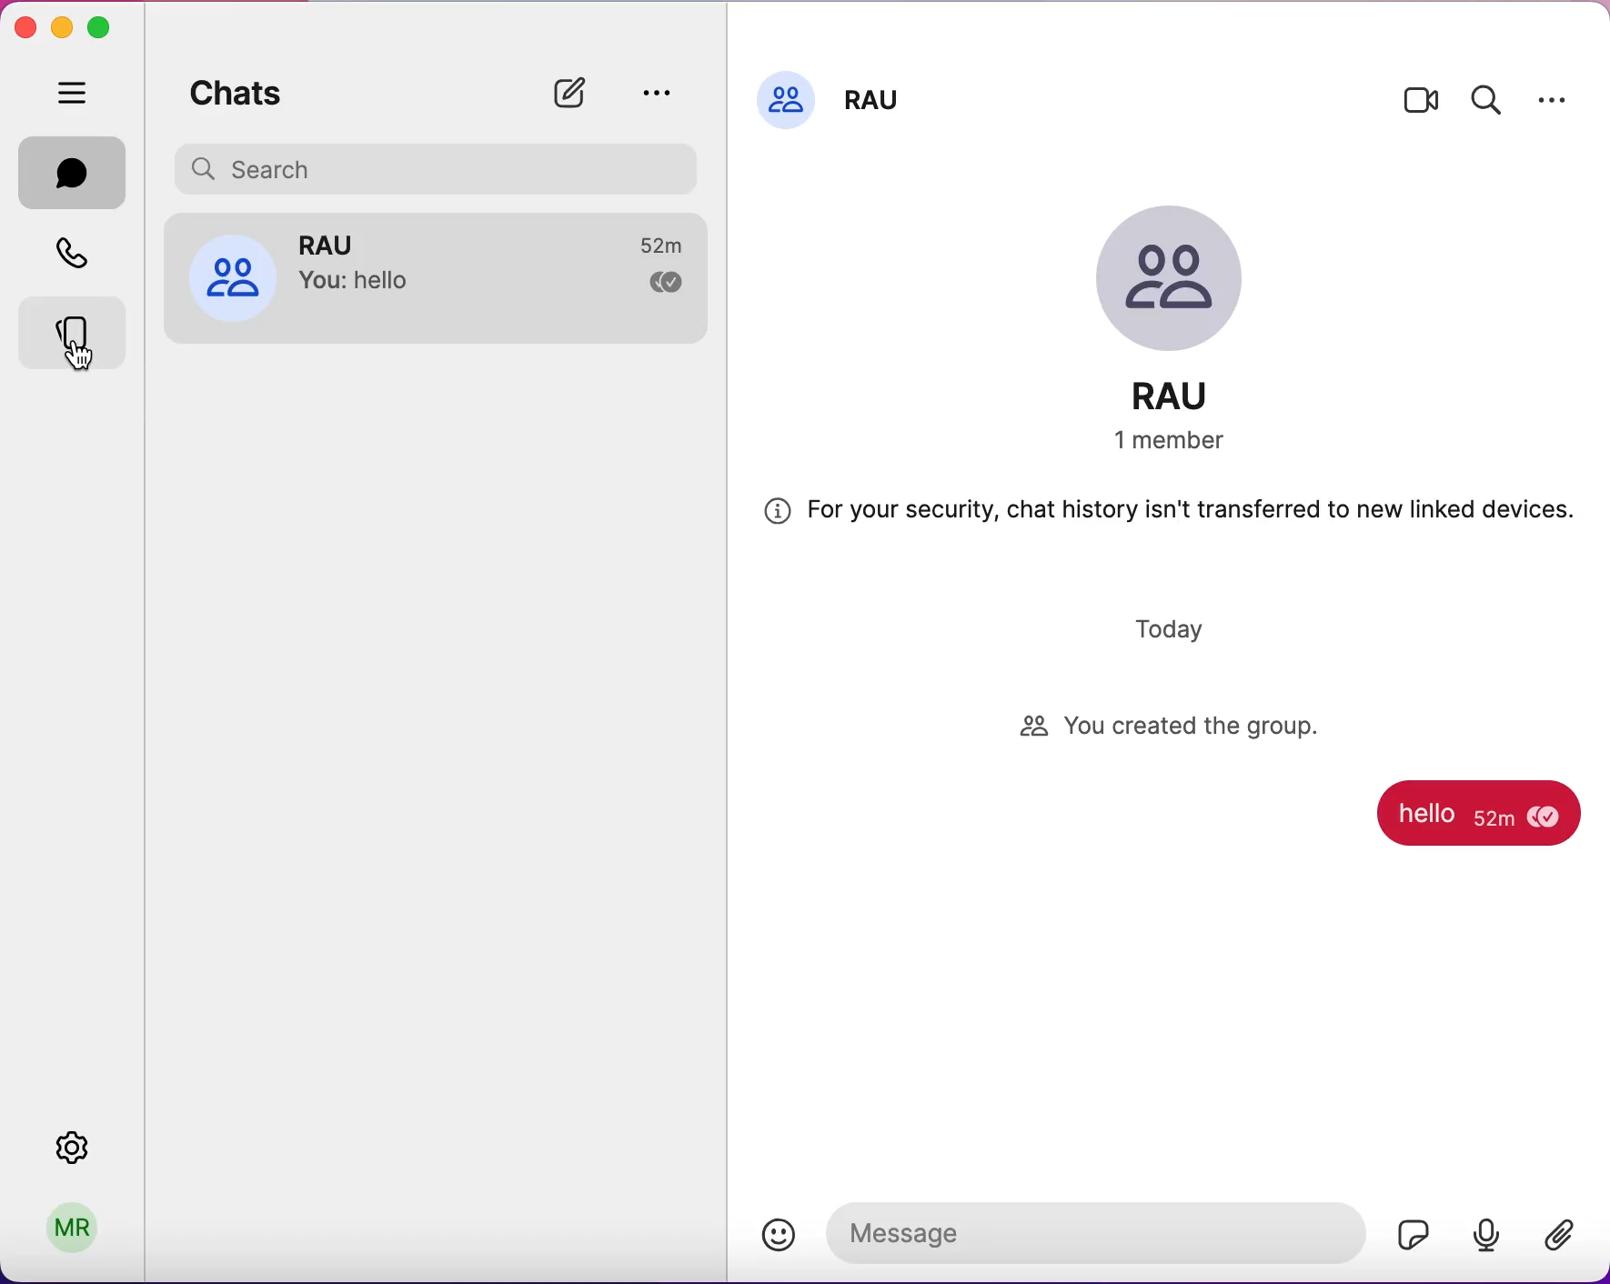 The height and width of the screenshot is (1284, 1610). I want to click on user, so click(79, 1224).